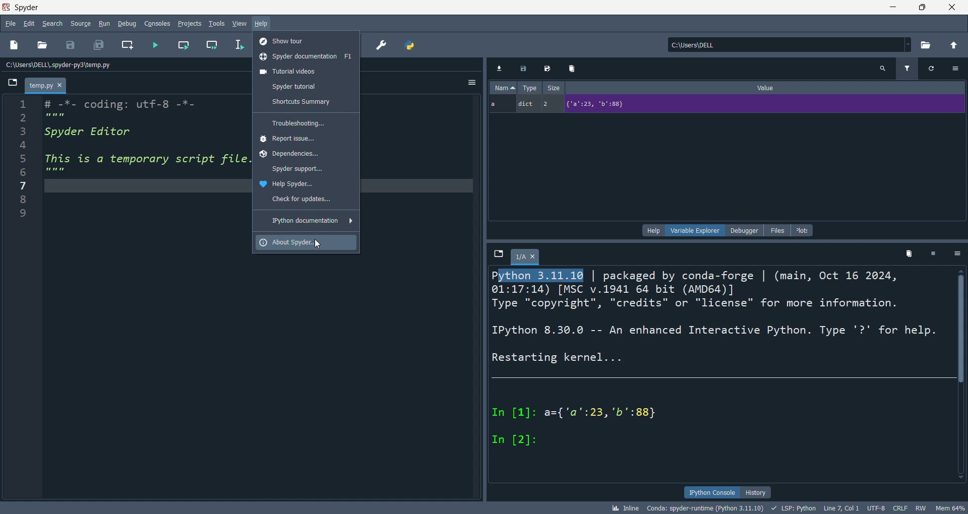 The height and width of the screenshot is (514, 968). What do you see at coordinates (910, 253) in the screenshot?
I see `Delete` at bounding box center [910, 253].